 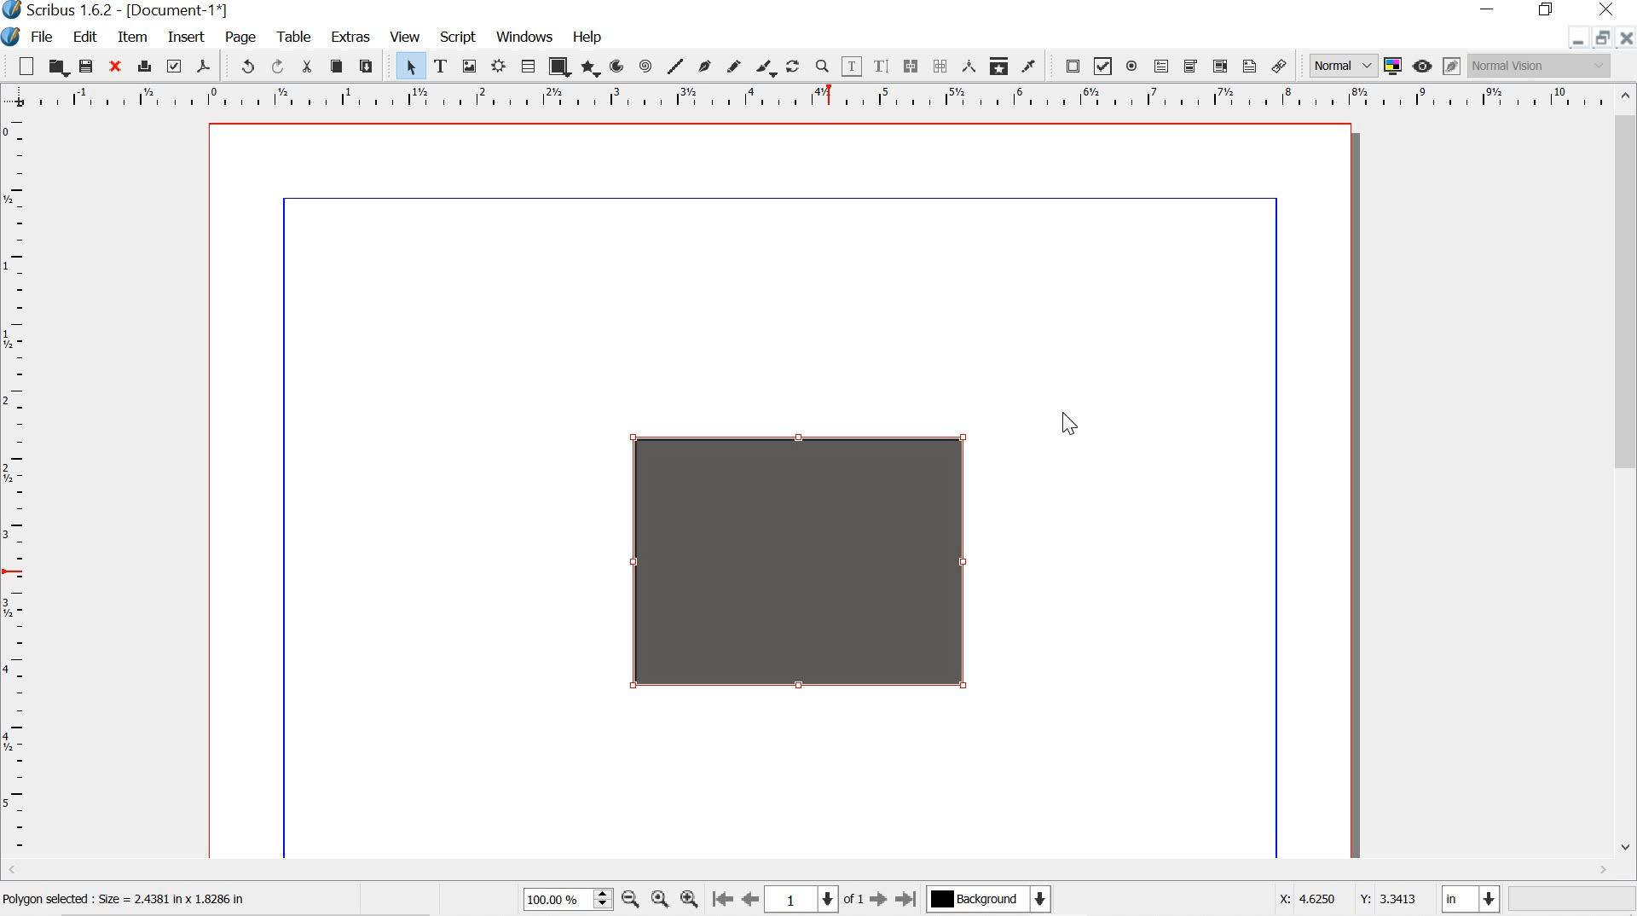 I want to click on spiral, so click(x=645, y=66).